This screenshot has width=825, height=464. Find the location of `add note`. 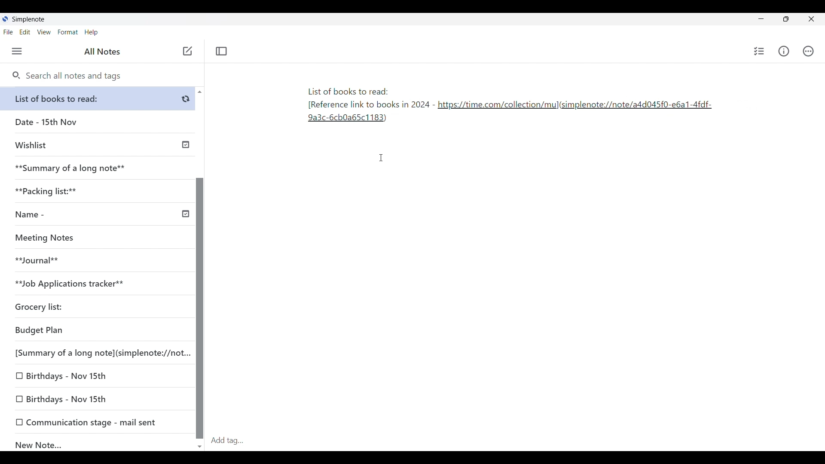

add note is located at coordinates (186, 50).